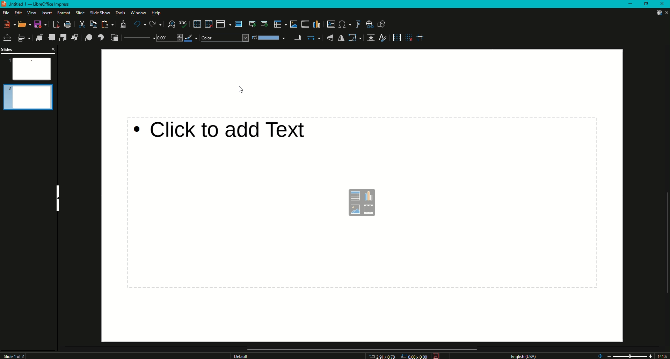  What do you see at coordinates (8, 37) in the screenshot?
I see `Position and Size` at bounding box center [8, 37].